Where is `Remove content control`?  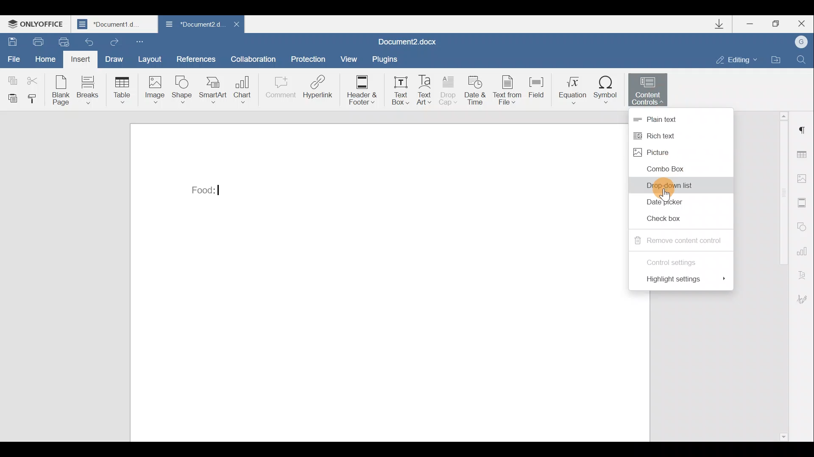
Remove content control is located at coordinates (677, 240).